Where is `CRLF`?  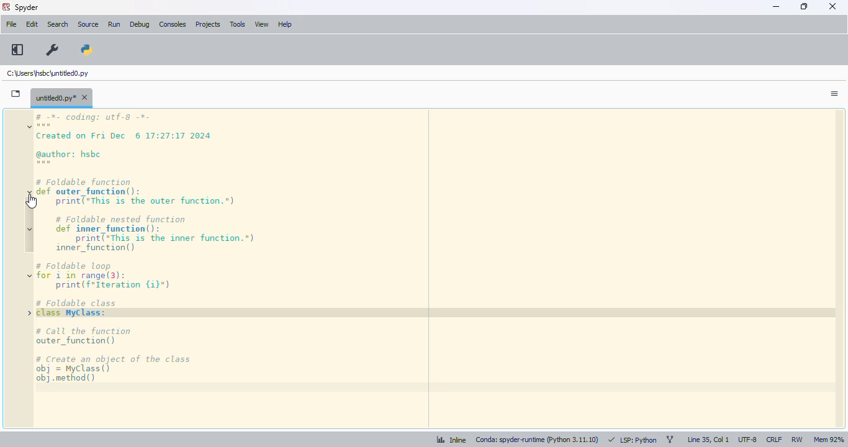
CRLF is located at coordinates (774, 440).